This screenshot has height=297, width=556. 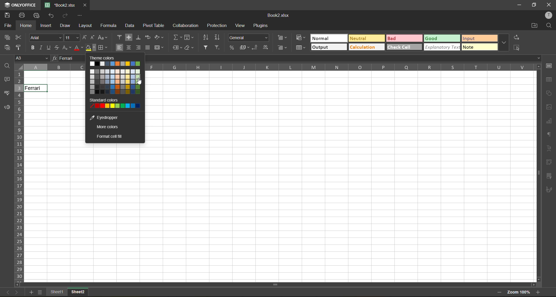 I want to click on undo, so click(x=52, y=16).